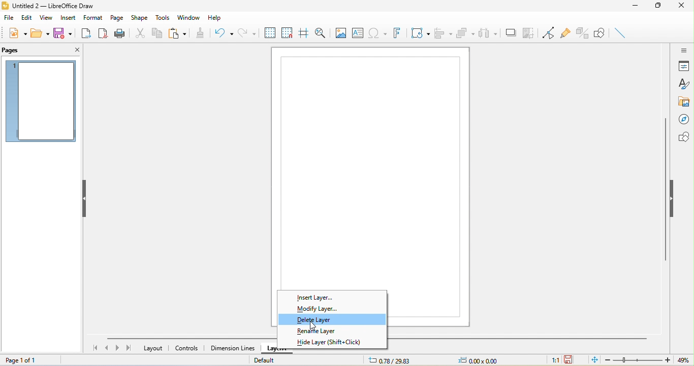  I want to click on toggle extrusion, so click(624, 32).